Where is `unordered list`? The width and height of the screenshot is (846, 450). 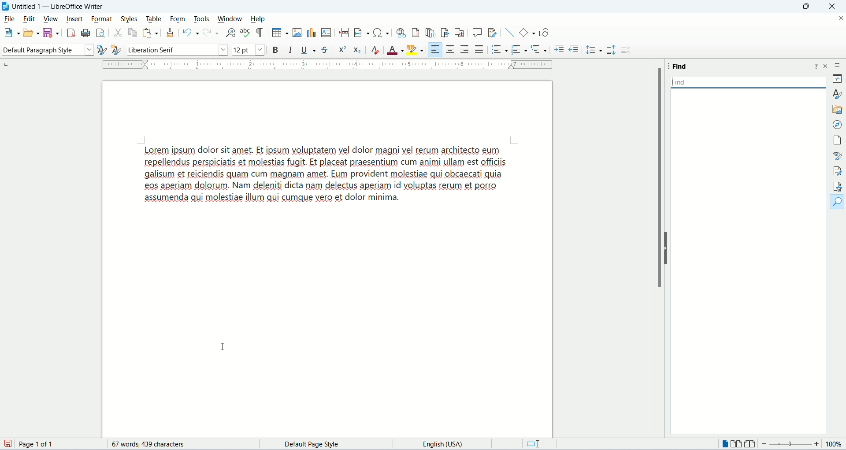 unordered list is located at coordinates (496, 50).